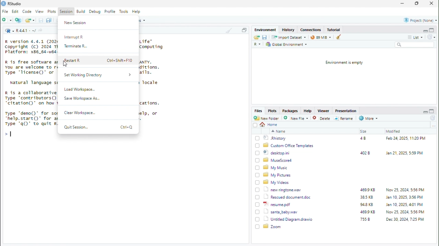  I want to click on Checkbox, so click(258, 197).